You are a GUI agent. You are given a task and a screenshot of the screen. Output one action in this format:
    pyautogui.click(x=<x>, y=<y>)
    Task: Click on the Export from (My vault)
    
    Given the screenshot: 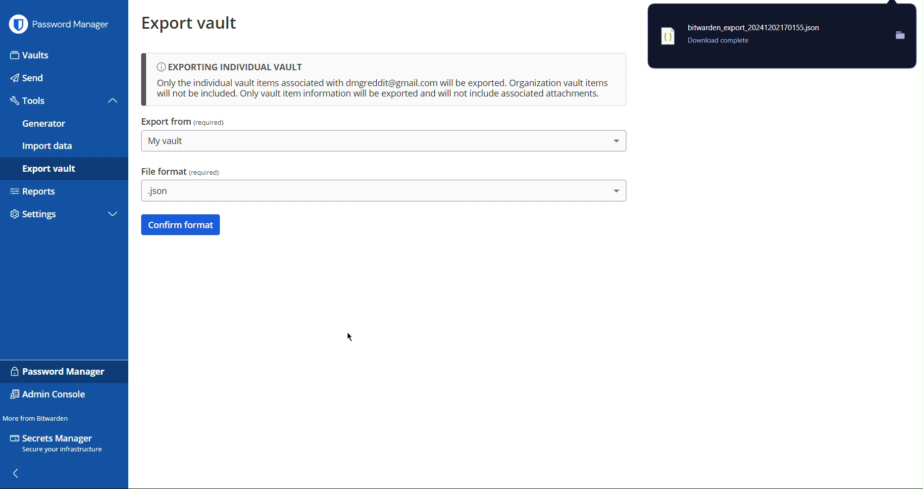 What is the action you would take?
    pyautogui.click(x=185, y=122)
    